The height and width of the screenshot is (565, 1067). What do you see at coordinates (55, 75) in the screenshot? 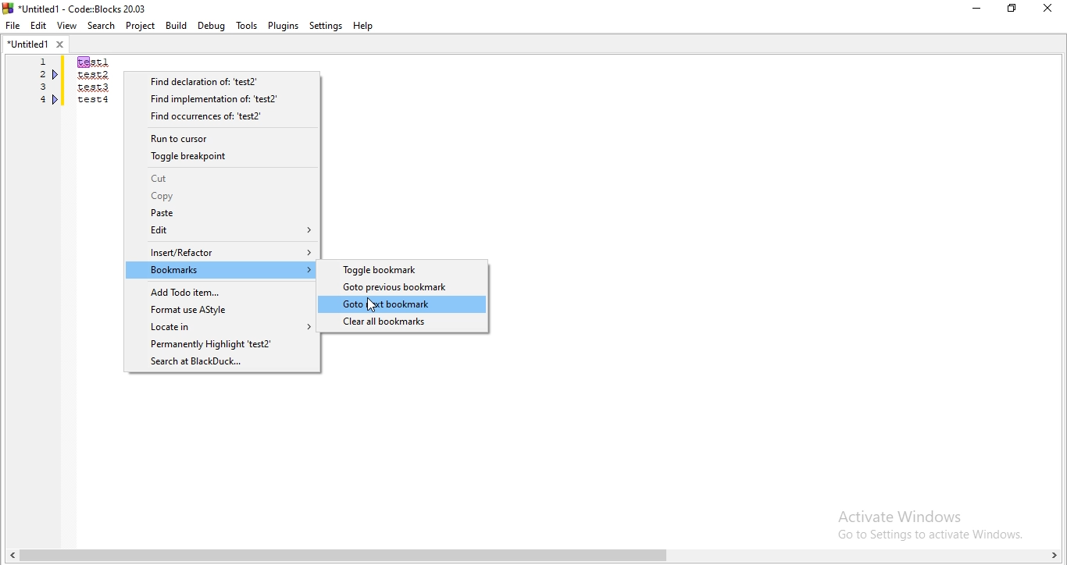
I see `bookmarks` at bounding box center [55, 75].